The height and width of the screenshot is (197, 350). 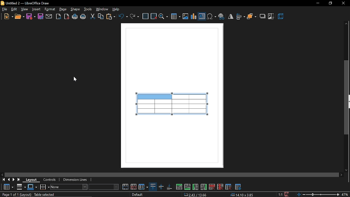 What do you see at coordinates (14, 179) in the screenshot?
I see `next page` at bounding box center [14, 179].